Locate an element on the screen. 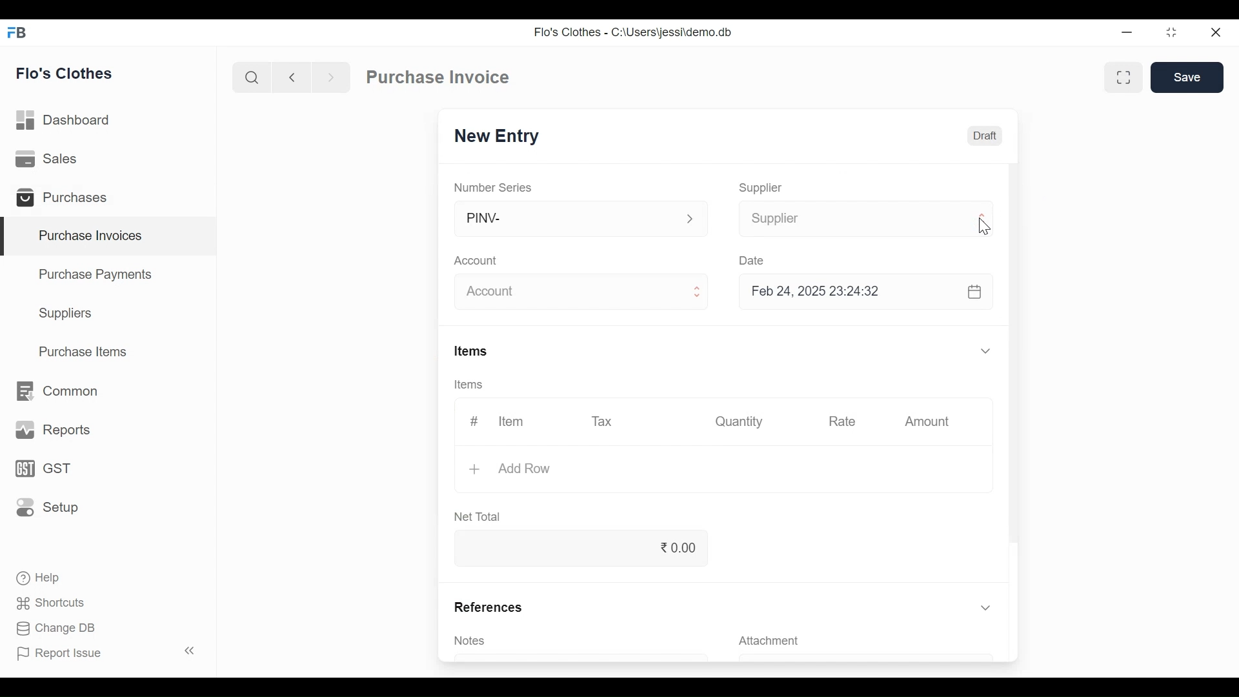 The image size is (1239, 697). Expand is located at coordinates (987, 350).